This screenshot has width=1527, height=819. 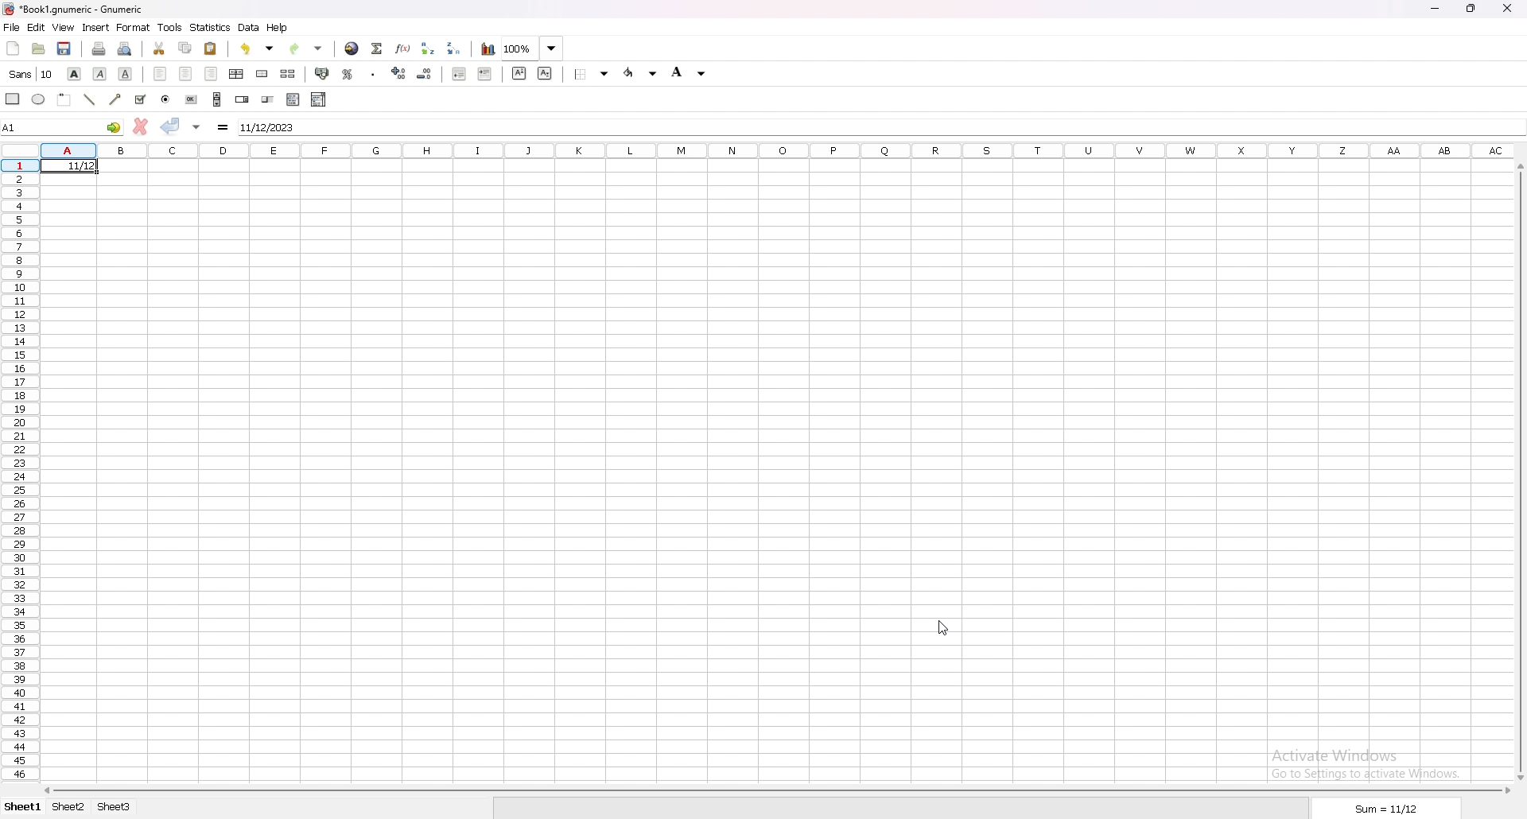 What do you see at coordinates (545, 73) in the screenshot?
I see `subscript` at bounding box center [545, 73].